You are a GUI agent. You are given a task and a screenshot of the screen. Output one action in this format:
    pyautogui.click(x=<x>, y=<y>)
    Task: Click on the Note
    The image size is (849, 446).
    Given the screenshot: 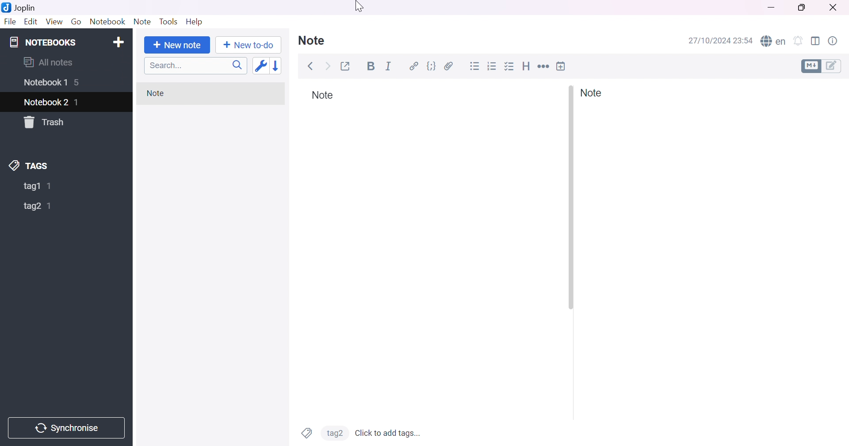 What is the action you would take?
    pyautogui.click(x=142, y=21)
    